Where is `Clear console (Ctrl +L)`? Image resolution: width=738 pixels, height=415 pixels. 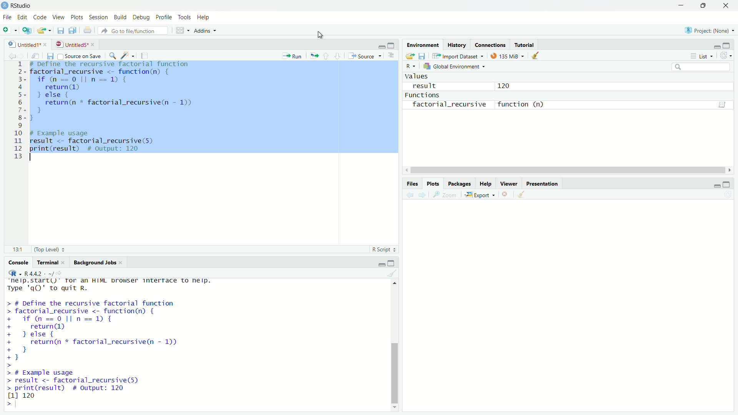
Clear console (Ctrl +L) is located at coordinates (396, 274).